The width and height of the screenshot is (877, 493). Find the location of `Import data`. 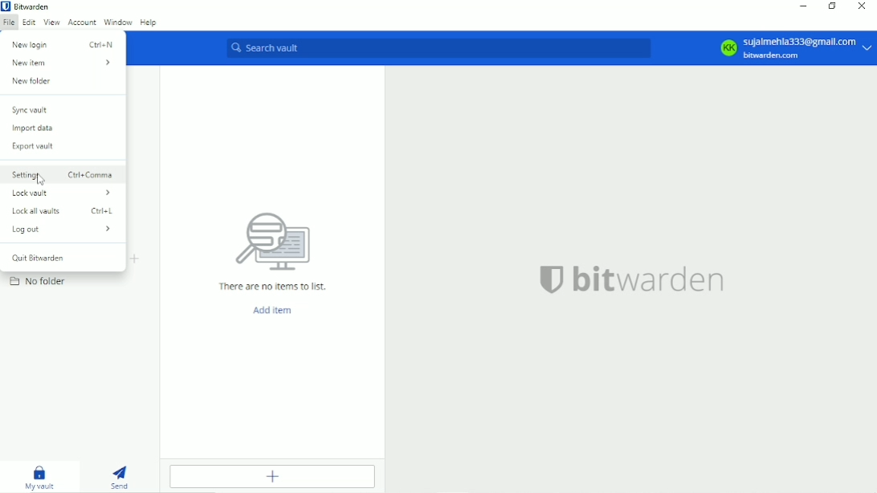

Import data is located at coordinates (35, 128).